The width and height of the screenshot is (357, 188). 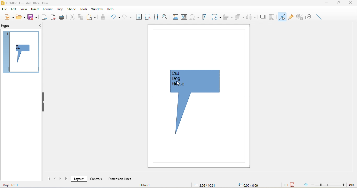 I want to click on paste, so click(x=91, y=17).